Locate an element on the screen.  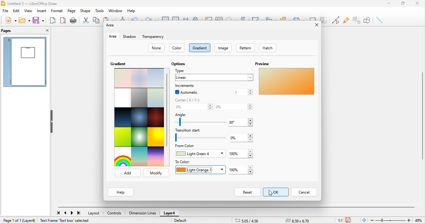
transition start is located at coordinates (191, 130).